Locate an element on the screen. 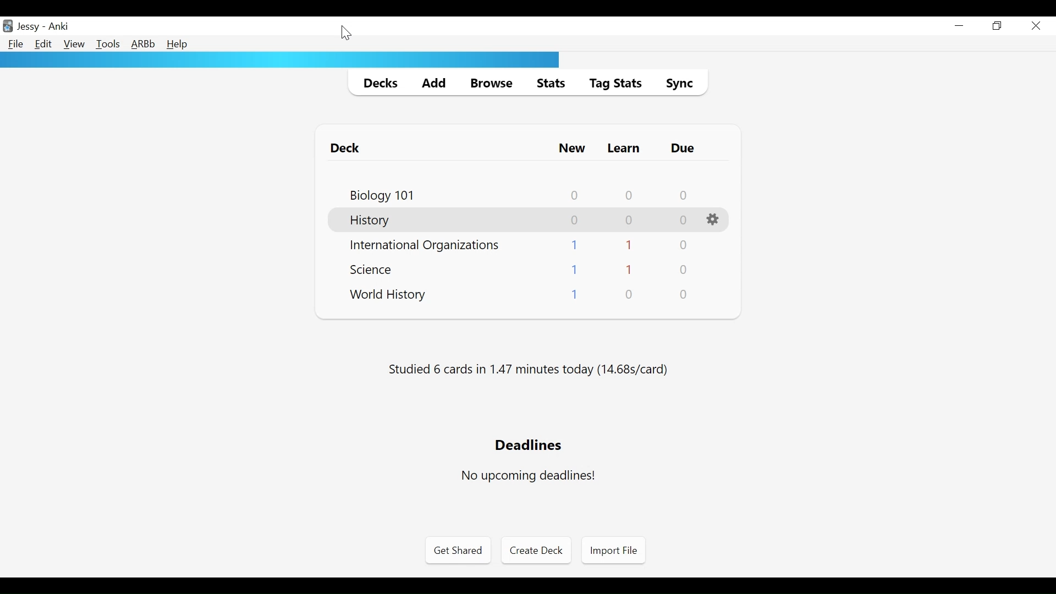 This screenshot has width=1056, height=594. Deck Name is located at coordinates (381, 195).